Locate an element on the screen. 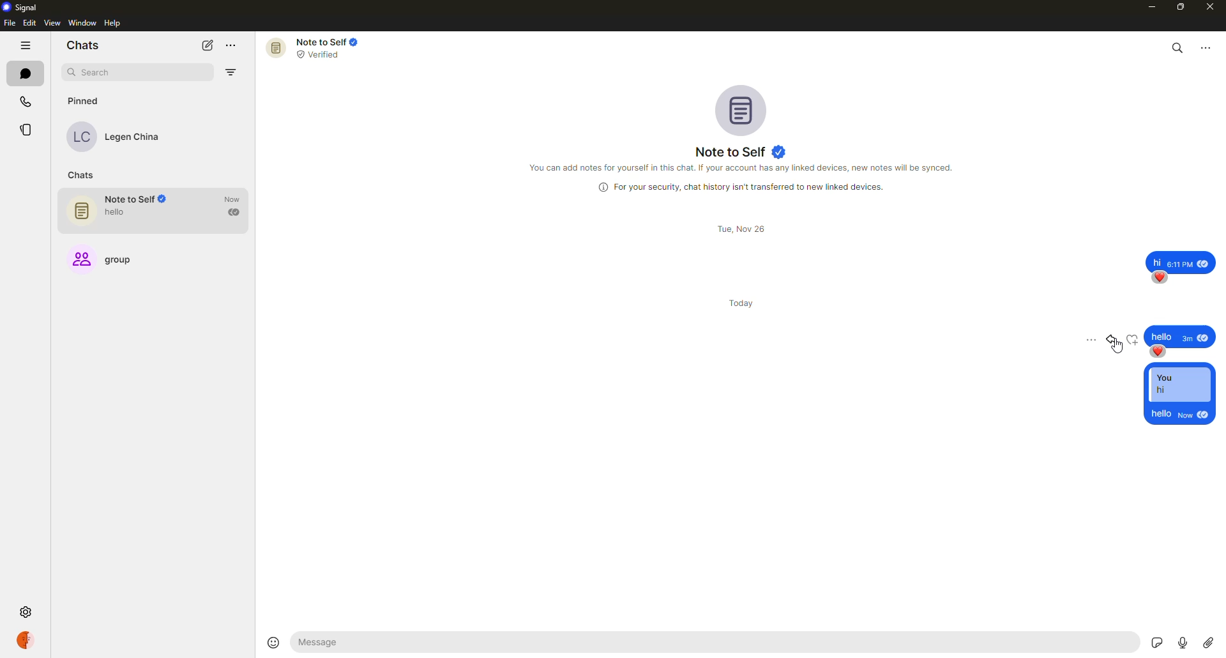 The image size is (1226, 658). note to self is located at coordinates (159, 211).